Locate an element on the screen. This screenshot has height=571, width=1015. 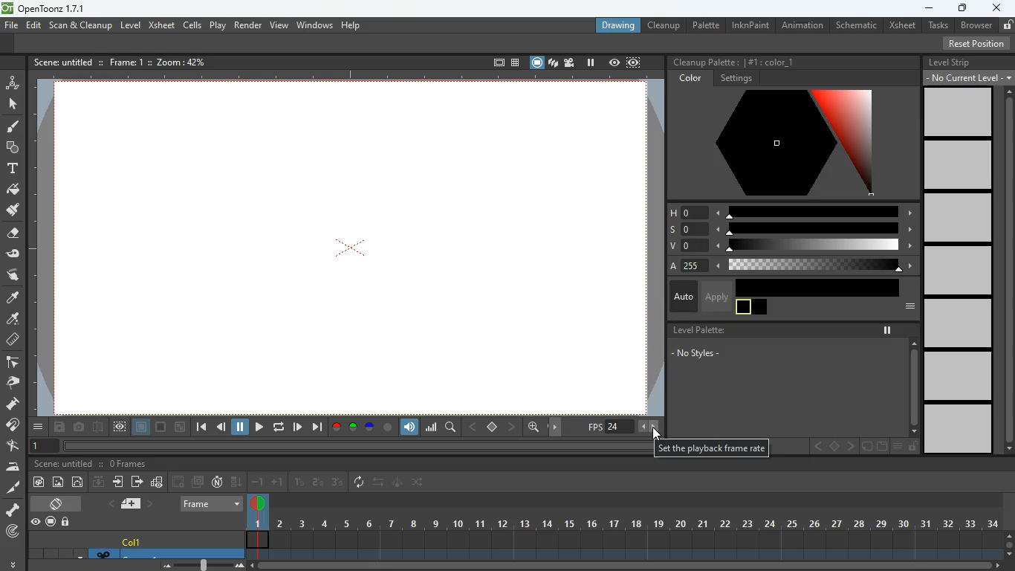
move is located at coordinates (557, 427).